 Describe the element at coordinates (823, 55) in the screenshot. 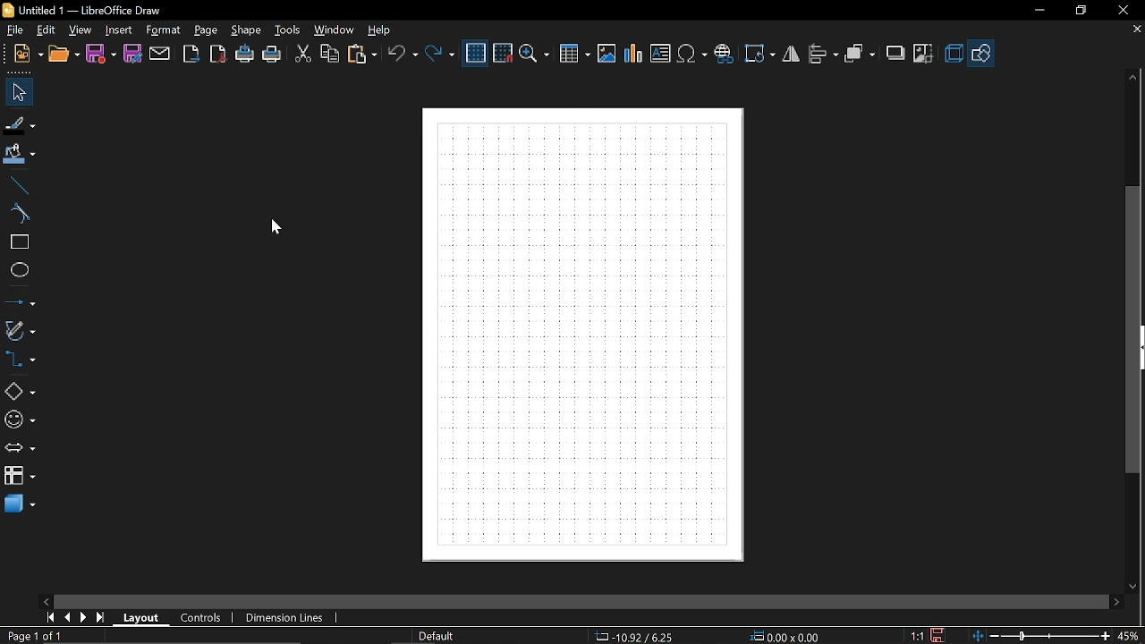

I see `Allign` at that location.